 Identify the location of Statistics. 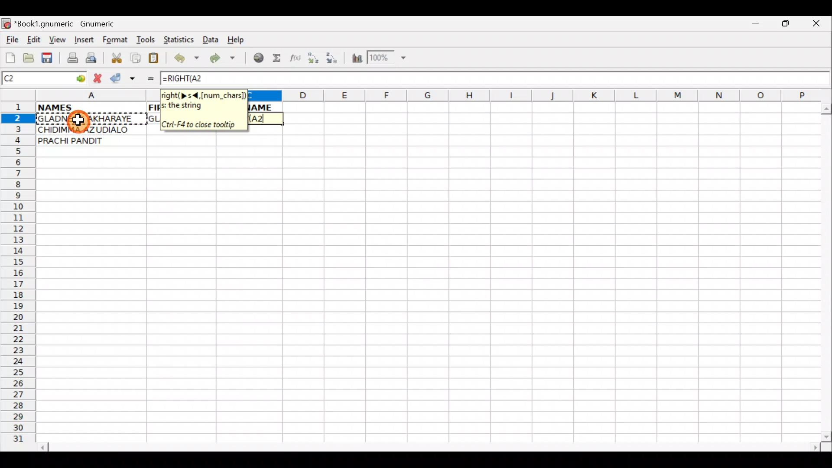
(181, 39).